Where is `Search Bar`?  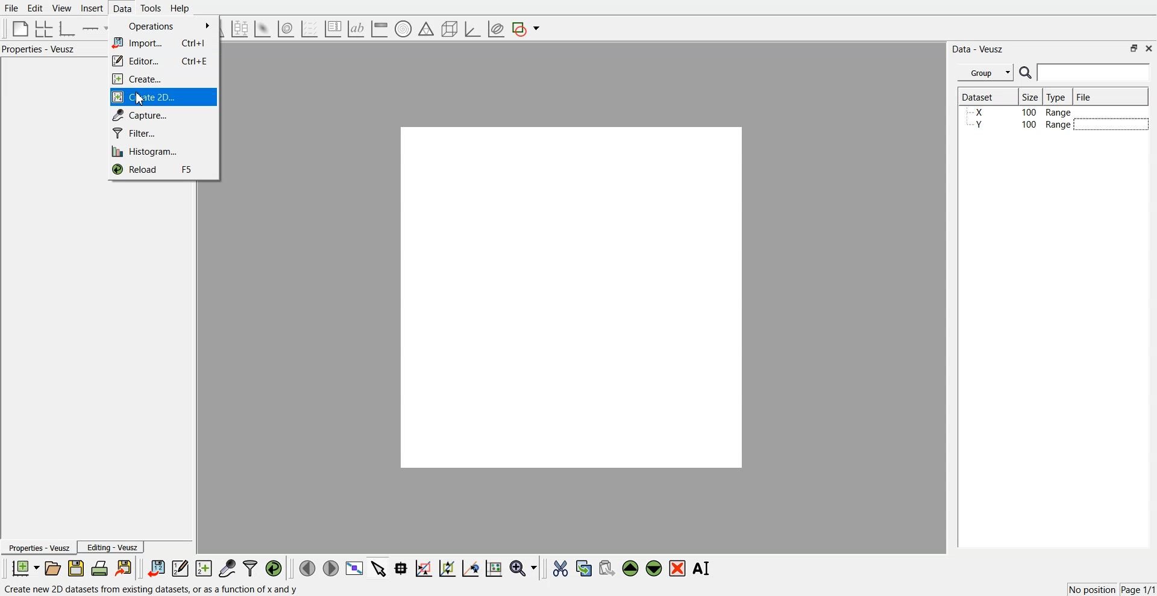
Search Bar is located at coordinates (1085, 72).